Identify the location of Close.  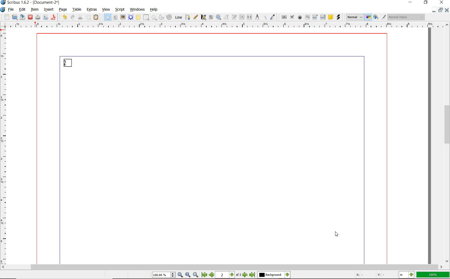
(434, 10).